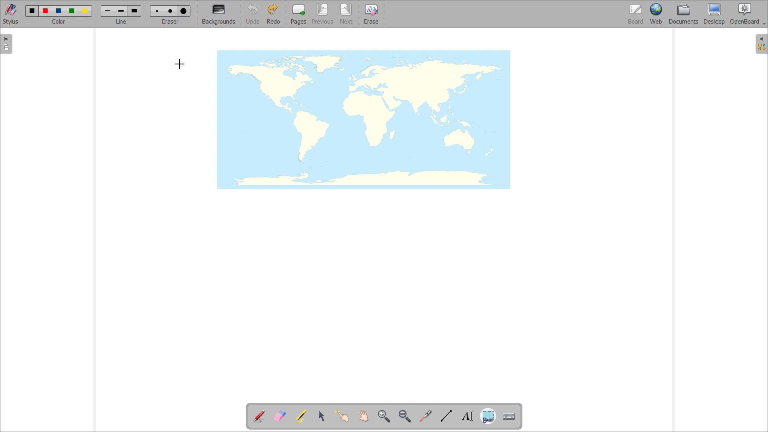 Image resolution: width=768 pixels, height=432 pixels. What do you see at coordinates (59, 11) in the screenshot?
I see `blue` at bounding box center [59, 11].